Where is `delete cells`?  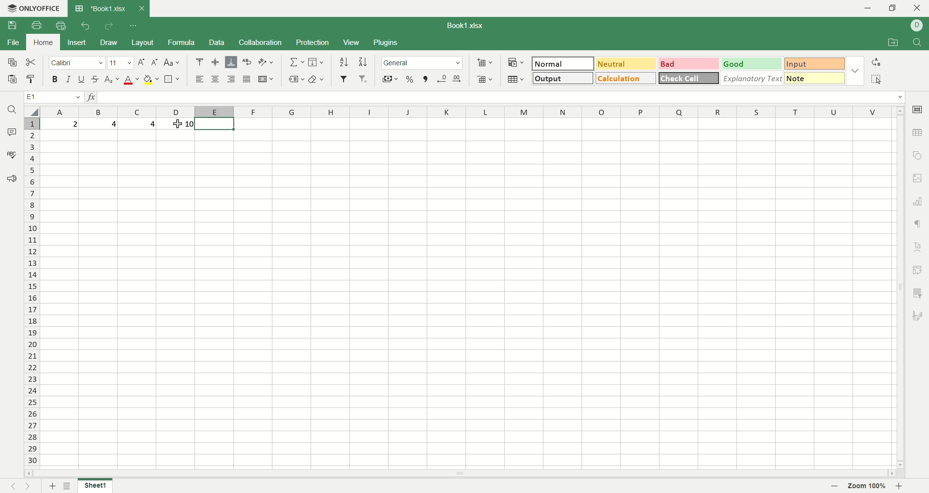 delete cells is located at coordinates (485, 79).